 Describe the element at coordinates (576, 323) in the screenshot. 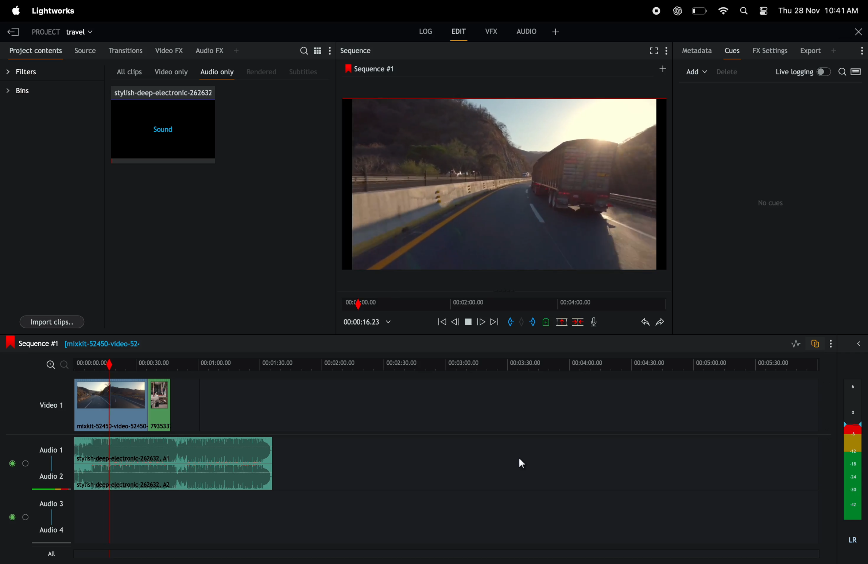

I see `delete` at that location.